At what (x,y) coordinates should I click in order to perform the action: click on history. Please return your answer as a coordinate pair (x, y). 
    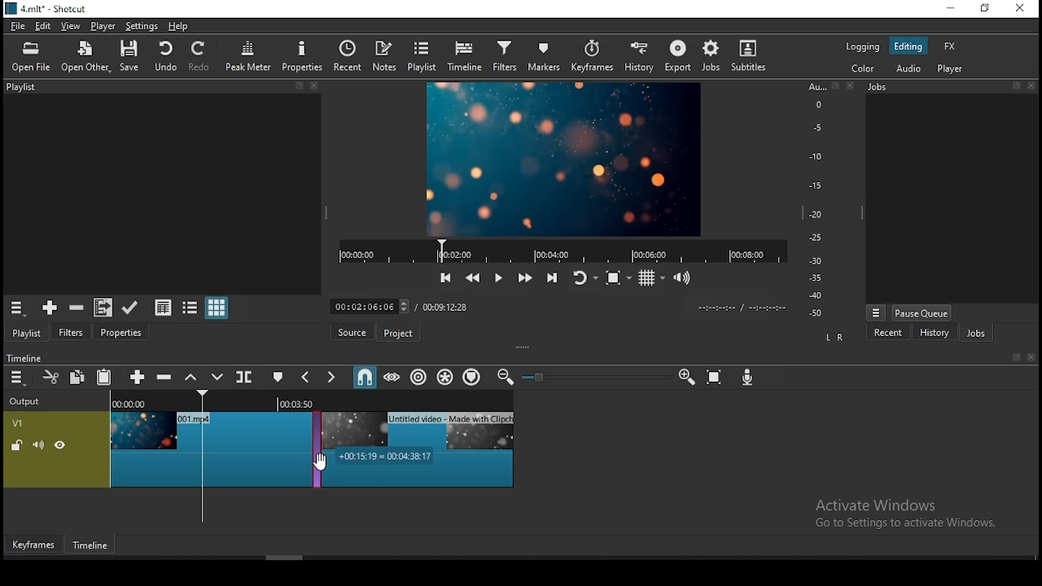
    Looking at the image, I should click on (935, 332).